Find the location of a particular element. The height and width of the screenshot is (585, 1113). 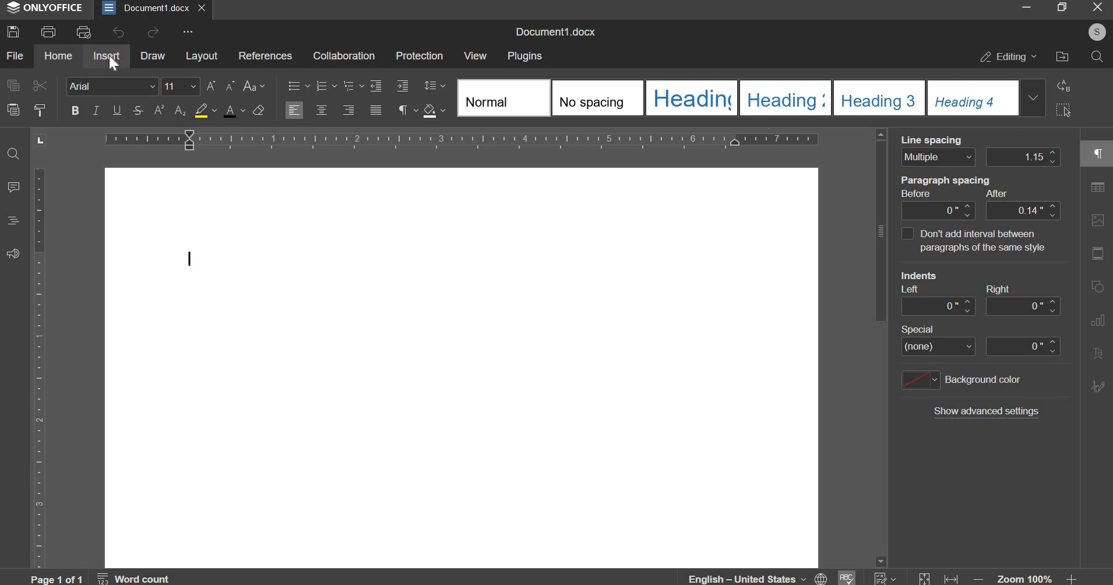

document is located at coordinates (462, 369).